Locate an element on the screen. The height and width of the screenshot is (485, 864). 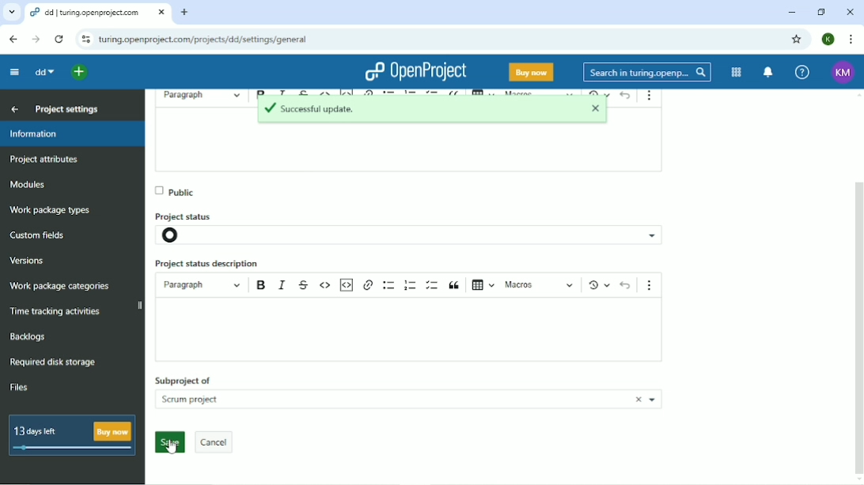
numbered list is located at coordinates (411, 284).